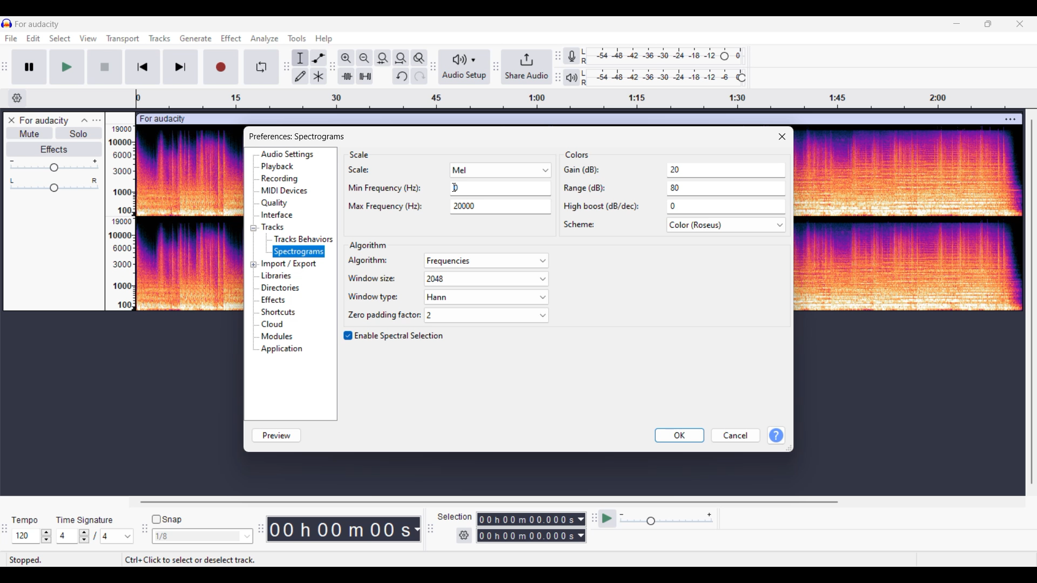  Describe the element at coordinates (319, 58) in the screenshot. I see `Envelop tool` at that location.